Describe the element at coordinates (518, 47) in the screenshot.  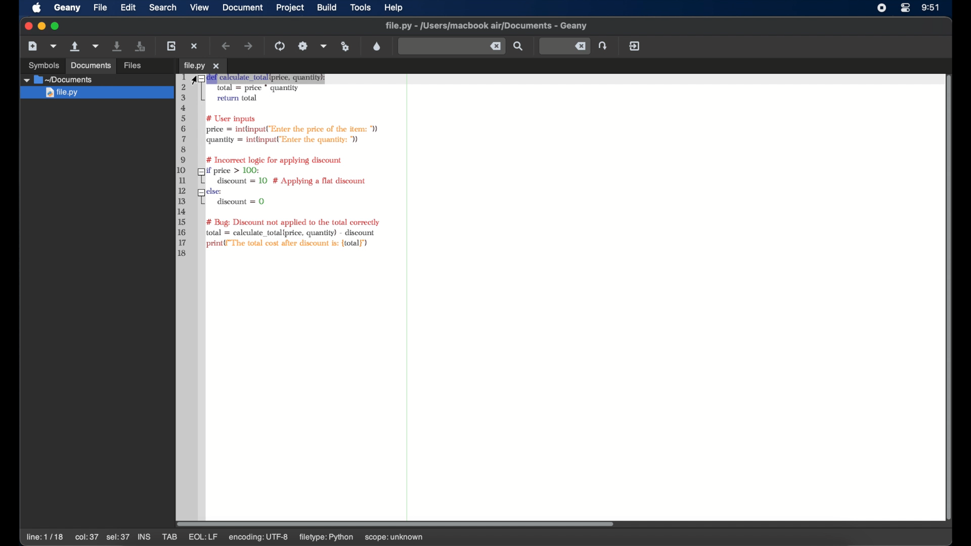
I see `find the entered text in current file` at that location.